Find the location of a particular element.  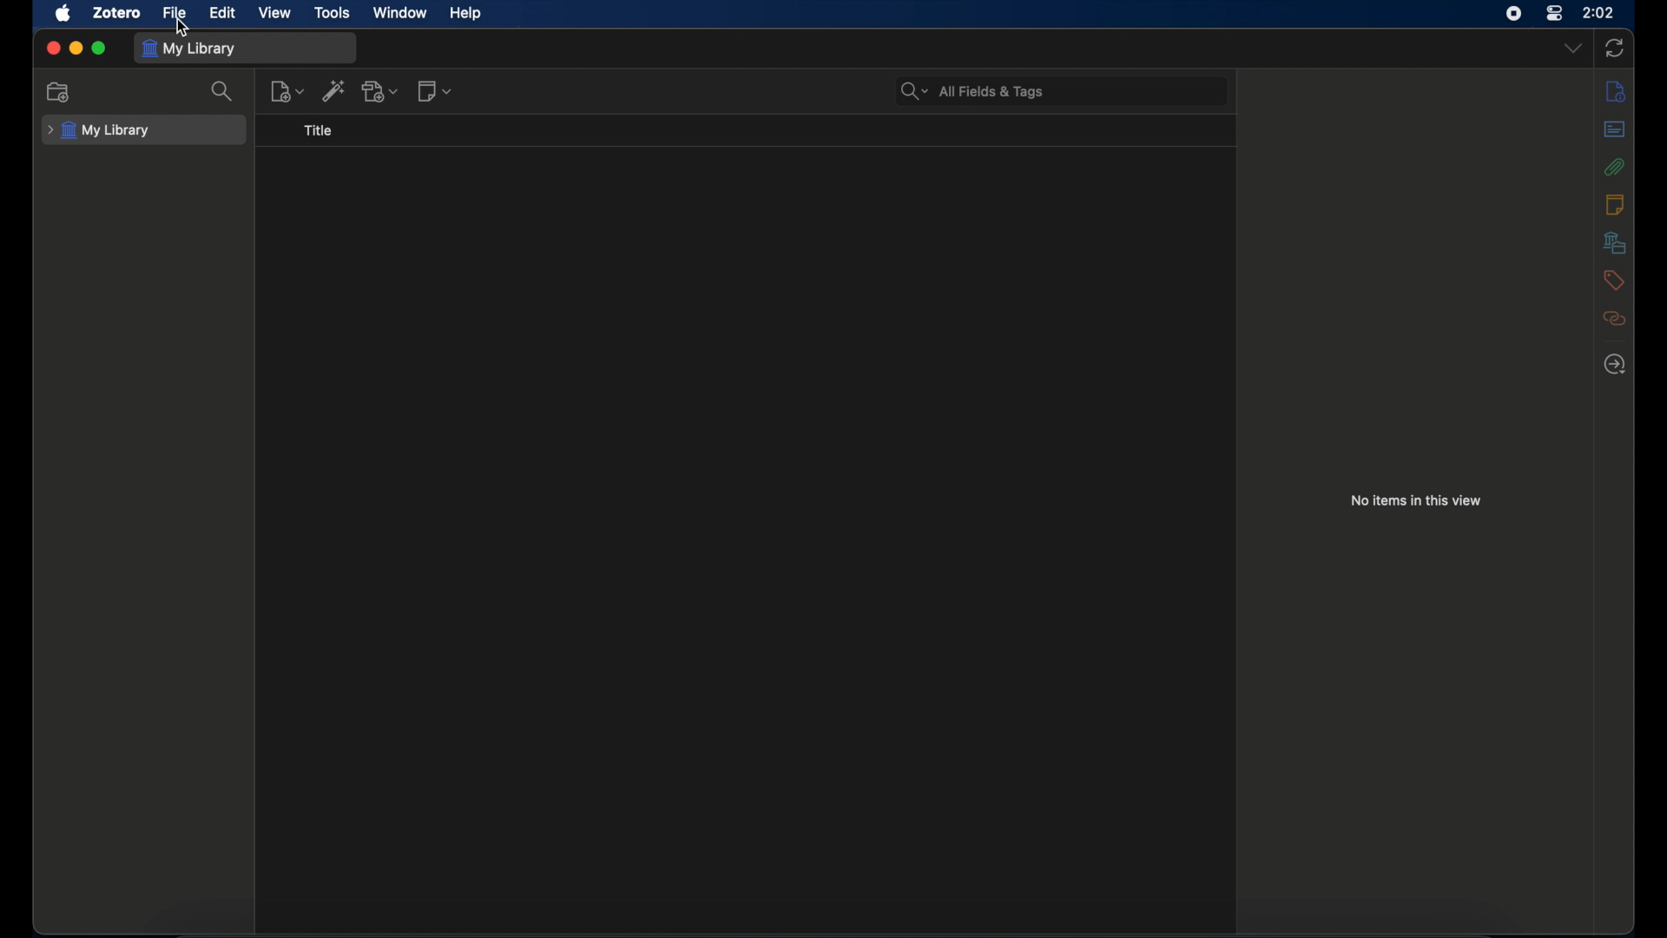

view is located at coordinates (276, 13).